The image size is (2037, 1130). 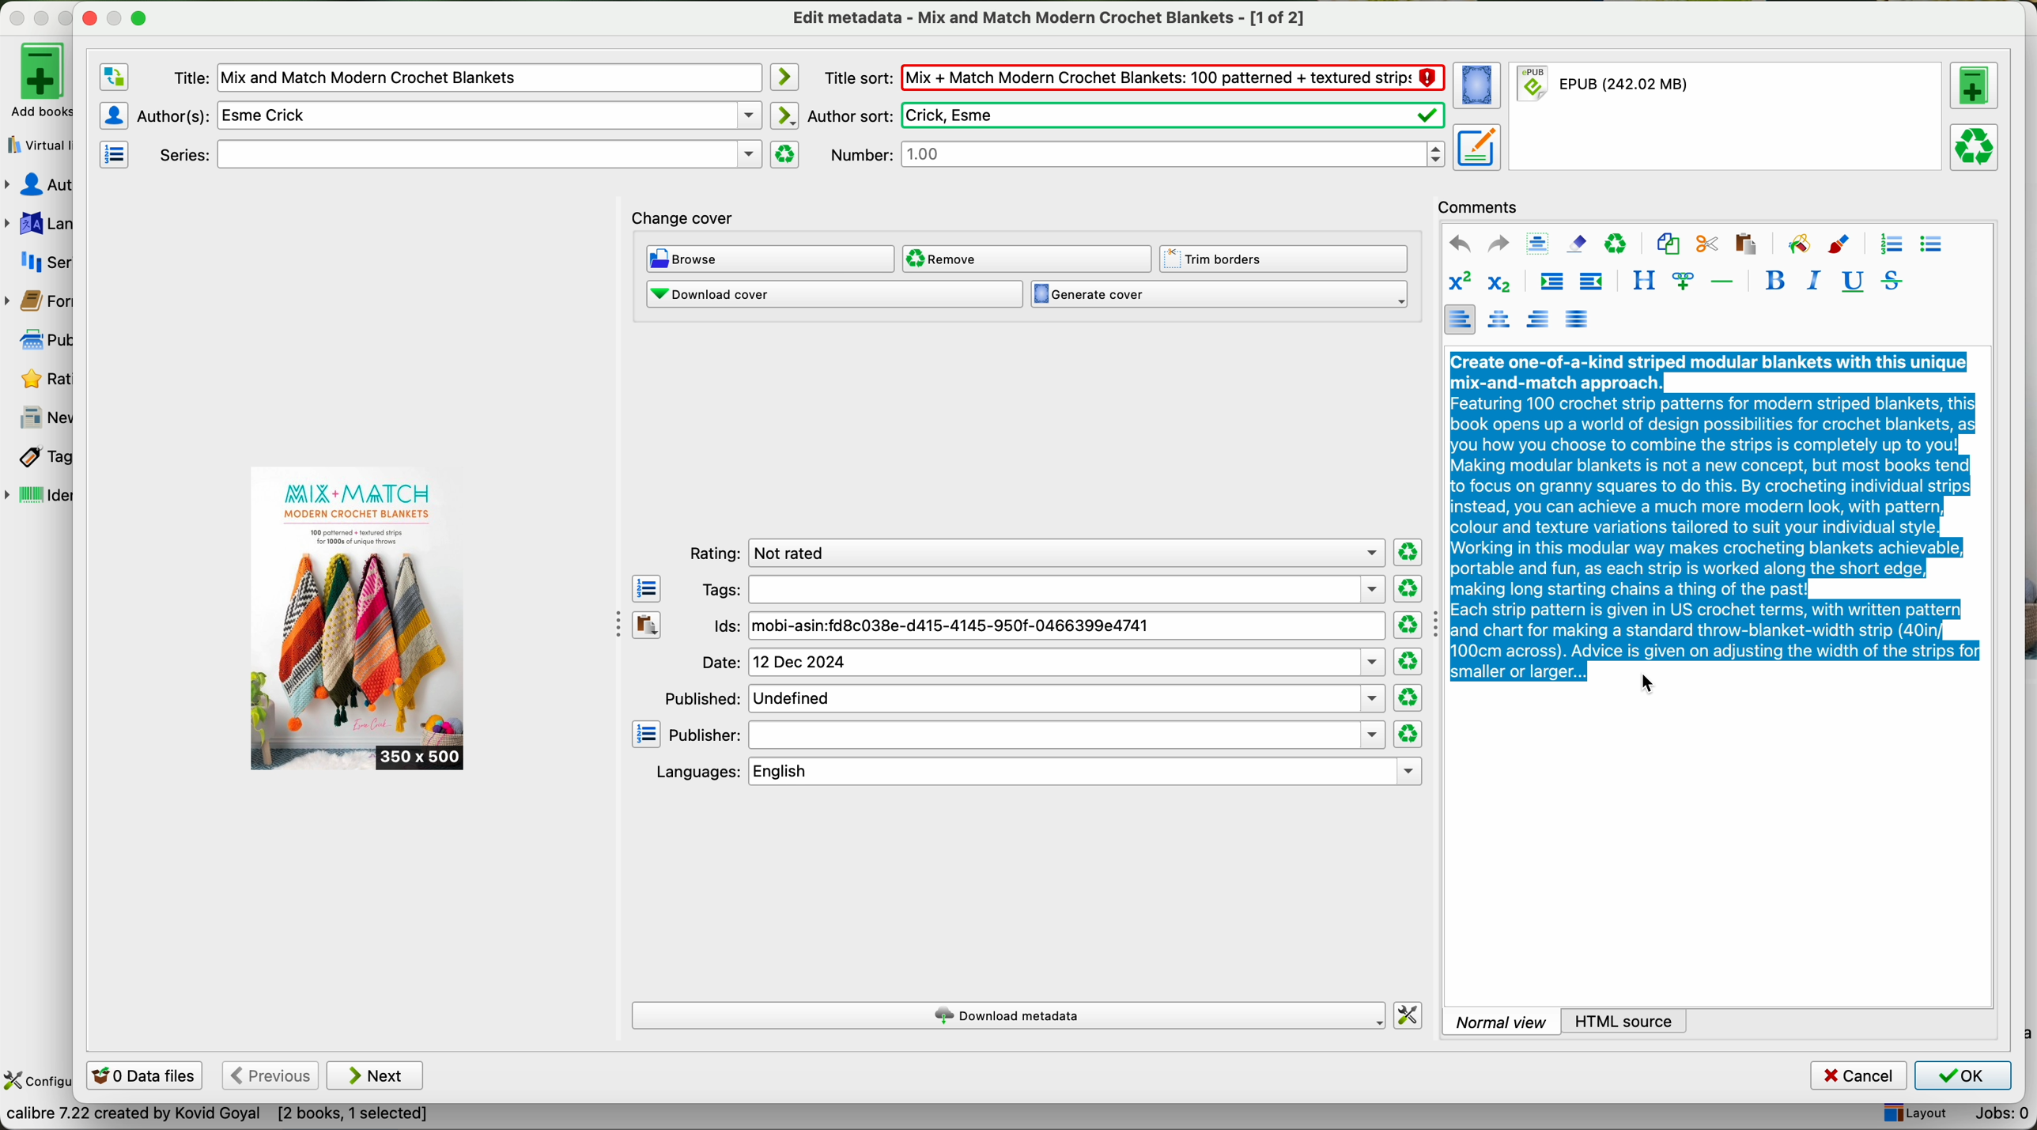 What do you see at coordinates (138, 17) in the screenshot?
I see `maximize windows` at bounding box center [138, 17].